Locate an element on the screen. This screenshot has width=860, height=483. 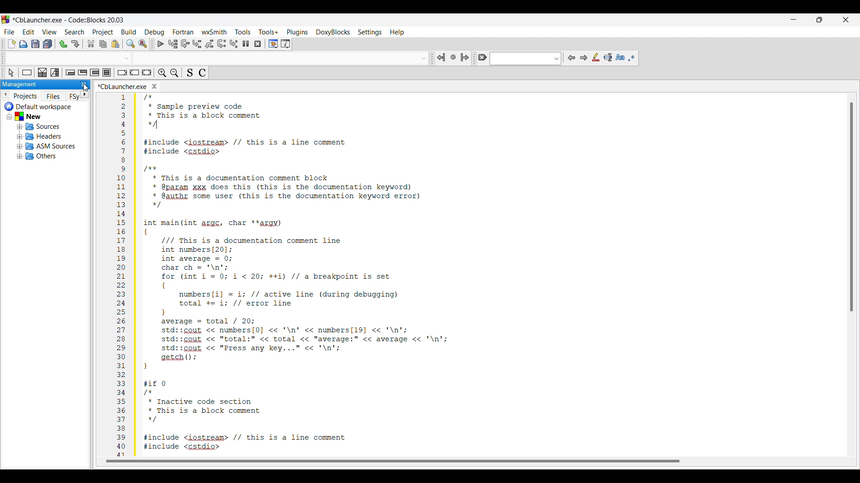
Text box and text options is located at coordinates (526, 59).